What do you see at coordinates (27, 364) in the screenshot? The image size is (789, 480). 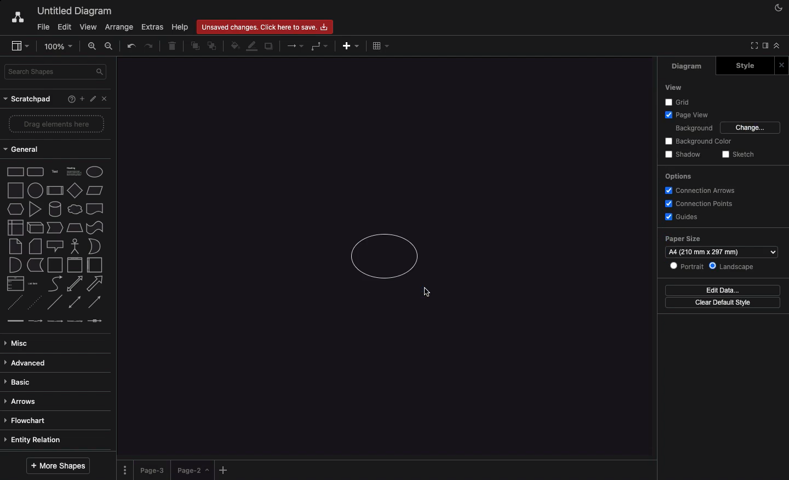 I see `Advanced` at bounding box center [27, 364].